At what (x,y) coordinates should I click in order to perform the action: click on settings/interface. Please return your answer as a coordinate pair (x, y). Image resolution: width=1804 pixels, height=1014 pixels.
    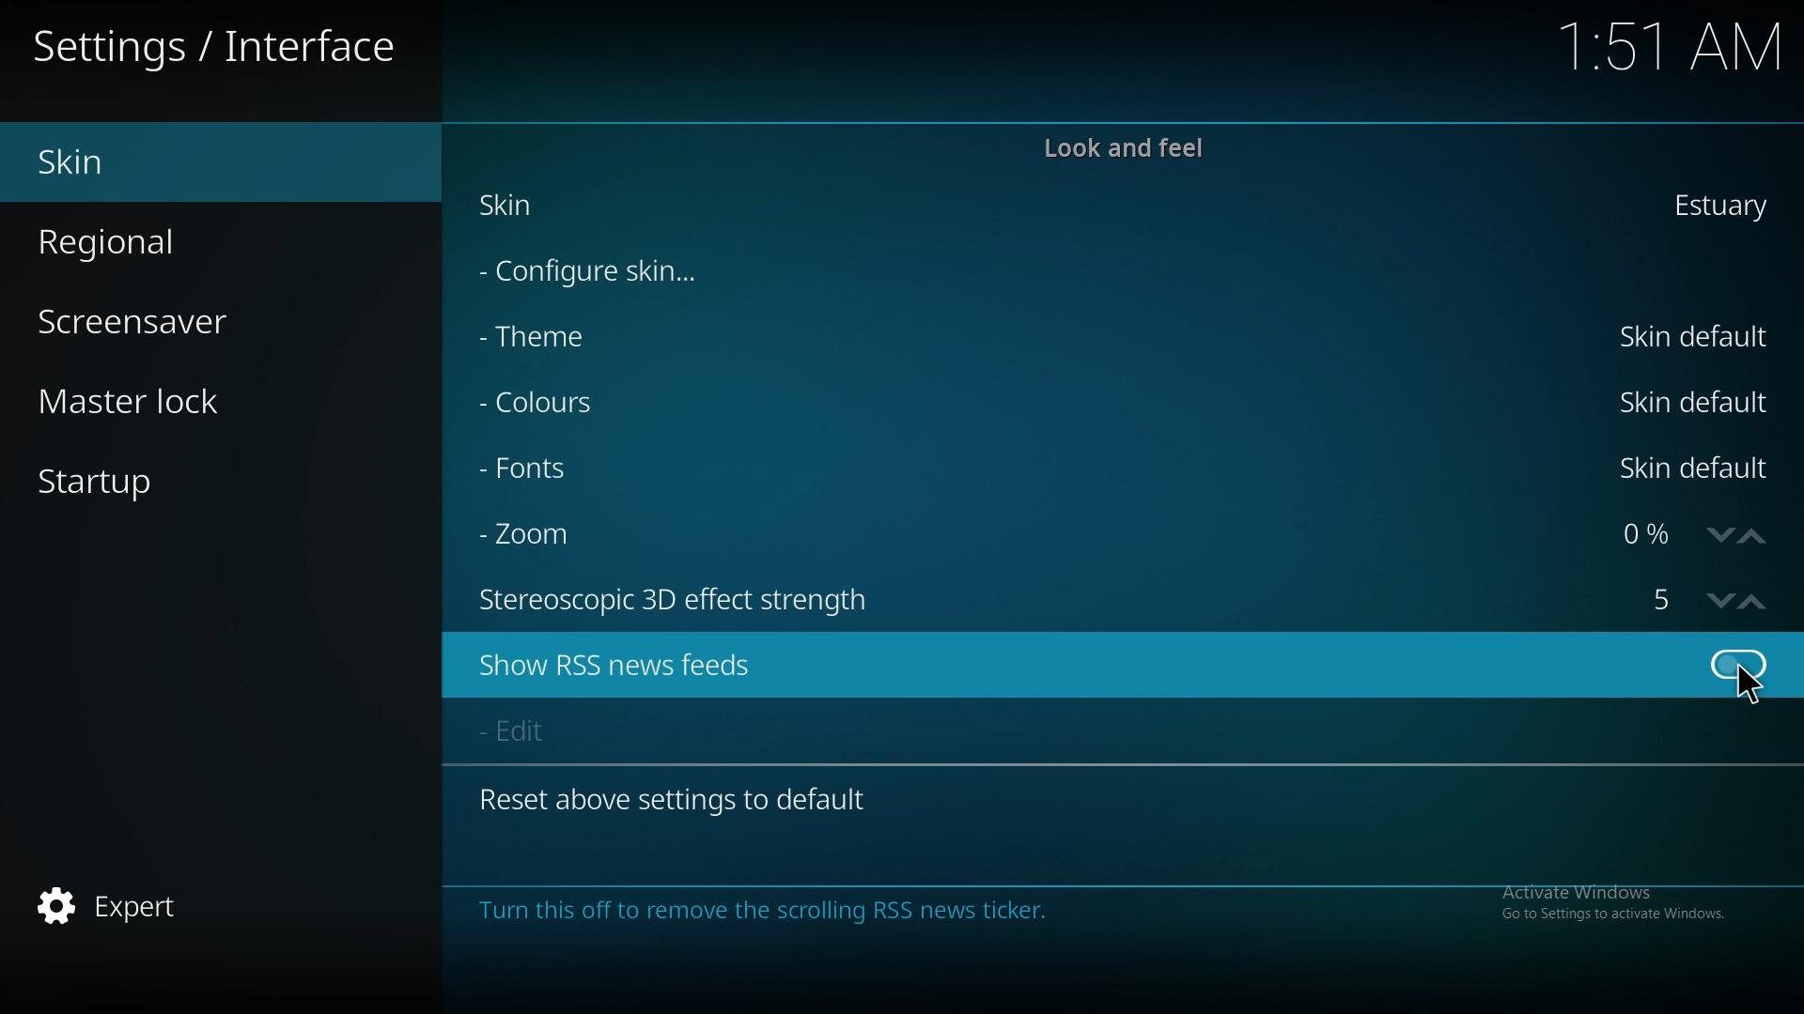
    Looking at the image, I should click on (221, 50).